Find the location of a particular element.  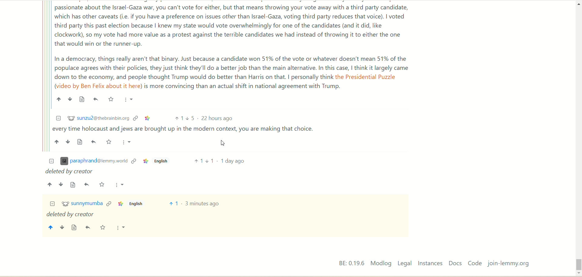

Reply is located at coordinates (95, 142).